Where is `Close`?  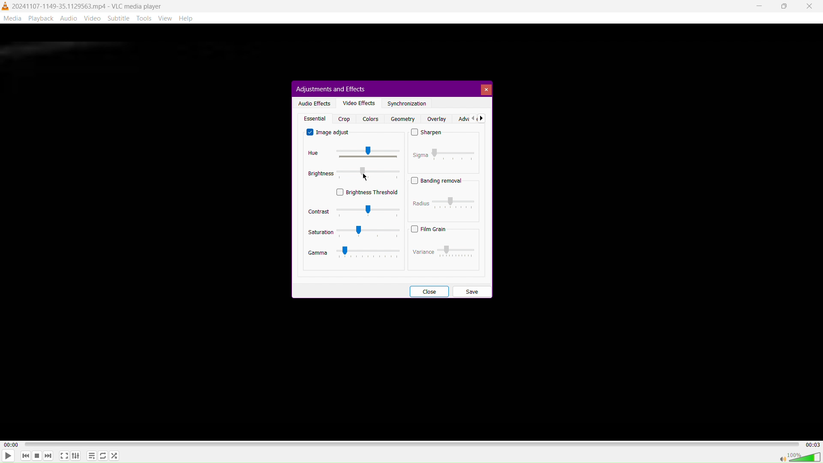 Close is located at coordinates (429, 291).